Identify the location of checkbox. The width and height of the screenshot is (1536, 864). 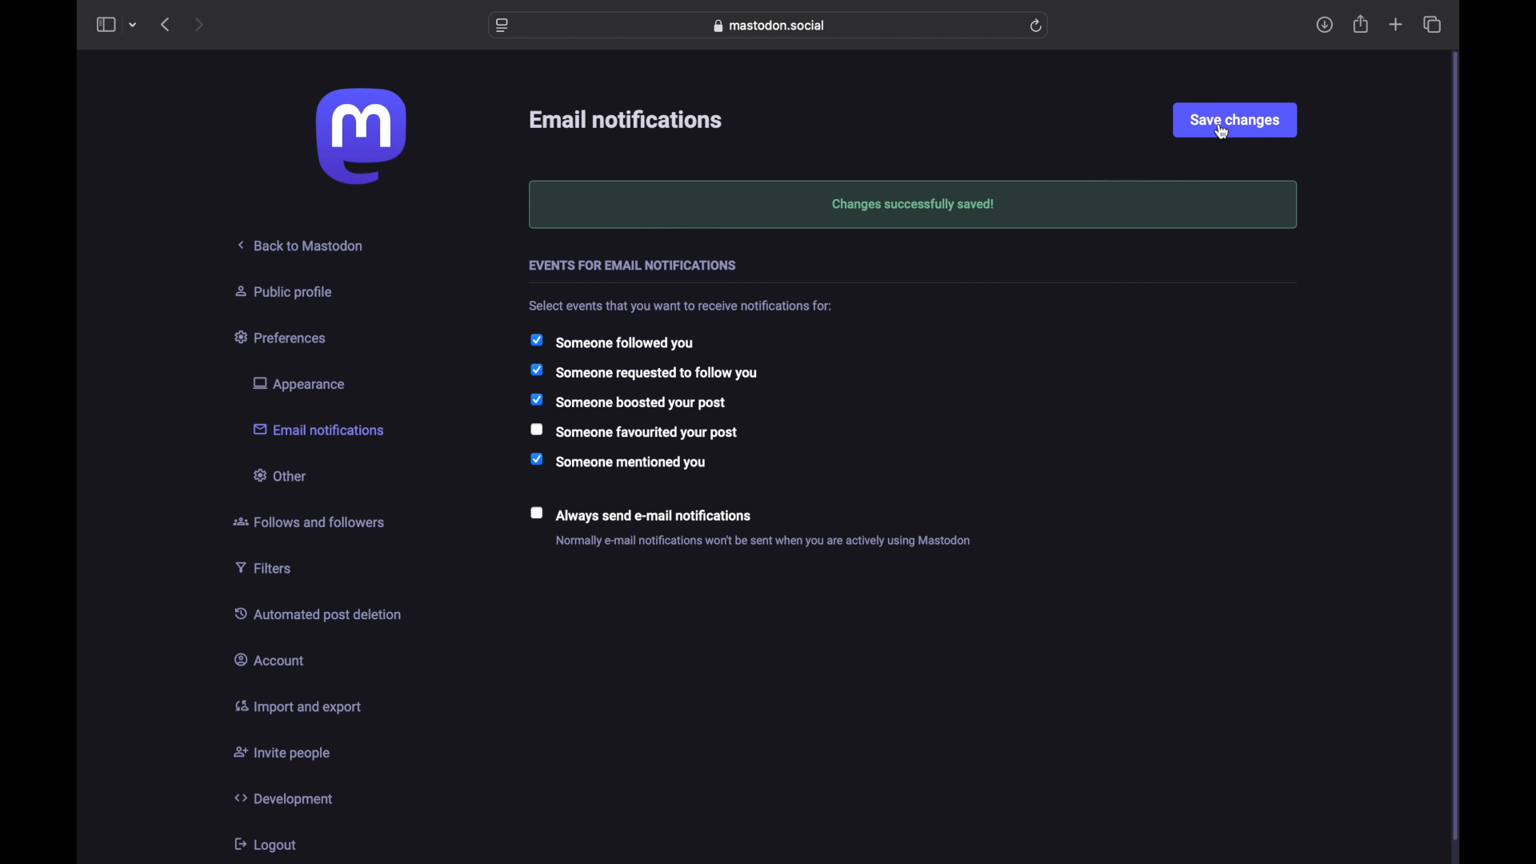
(622, 463).